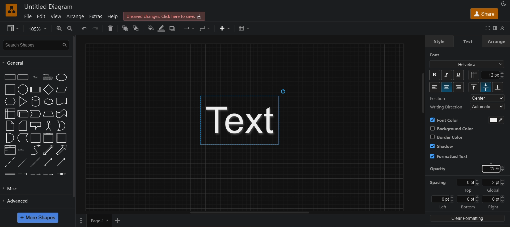  What do you see at coordinates (23, 125) in the screenshot?
I see `card` at bounding box center [23, 125].